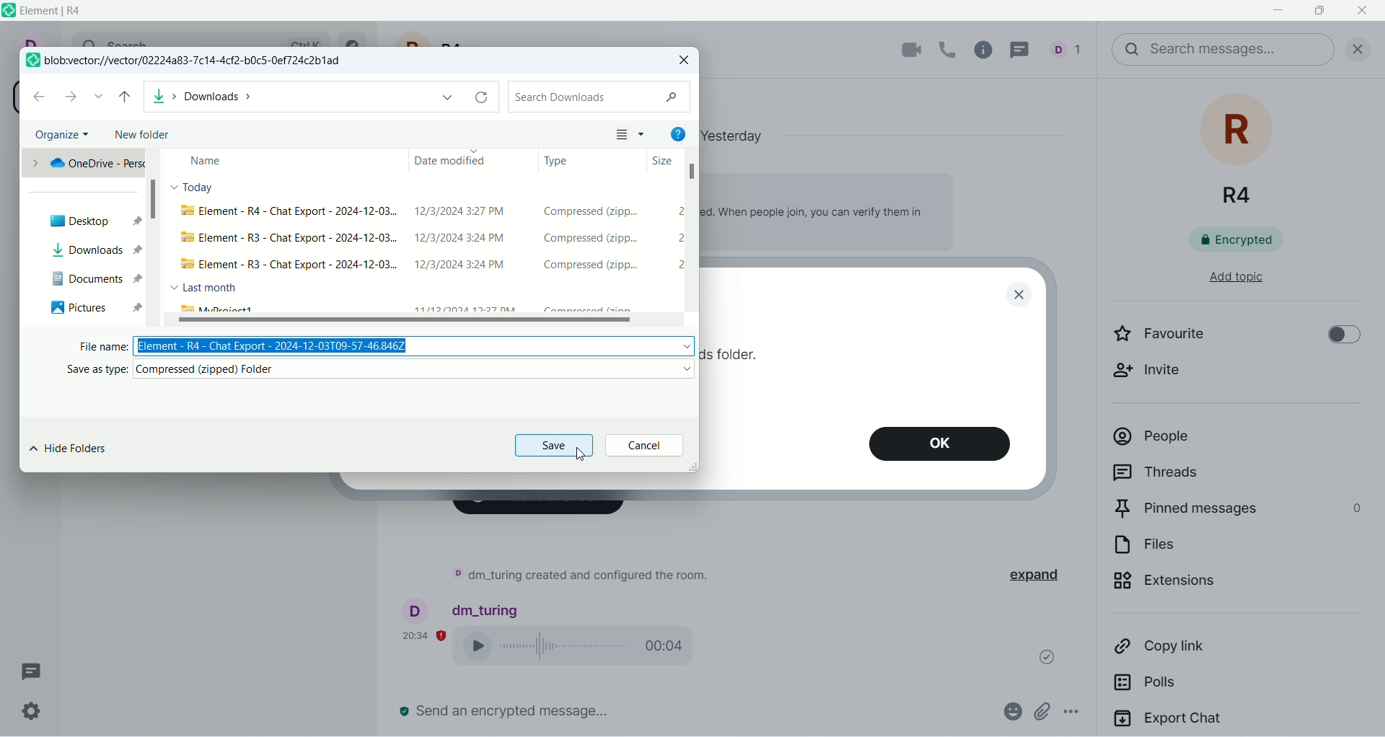 This screenshot has width=1385, height=737. What do you see at coordinates (1318, 13) in the screenshot?
I see `maximize` at bounding box center [1318, 13].